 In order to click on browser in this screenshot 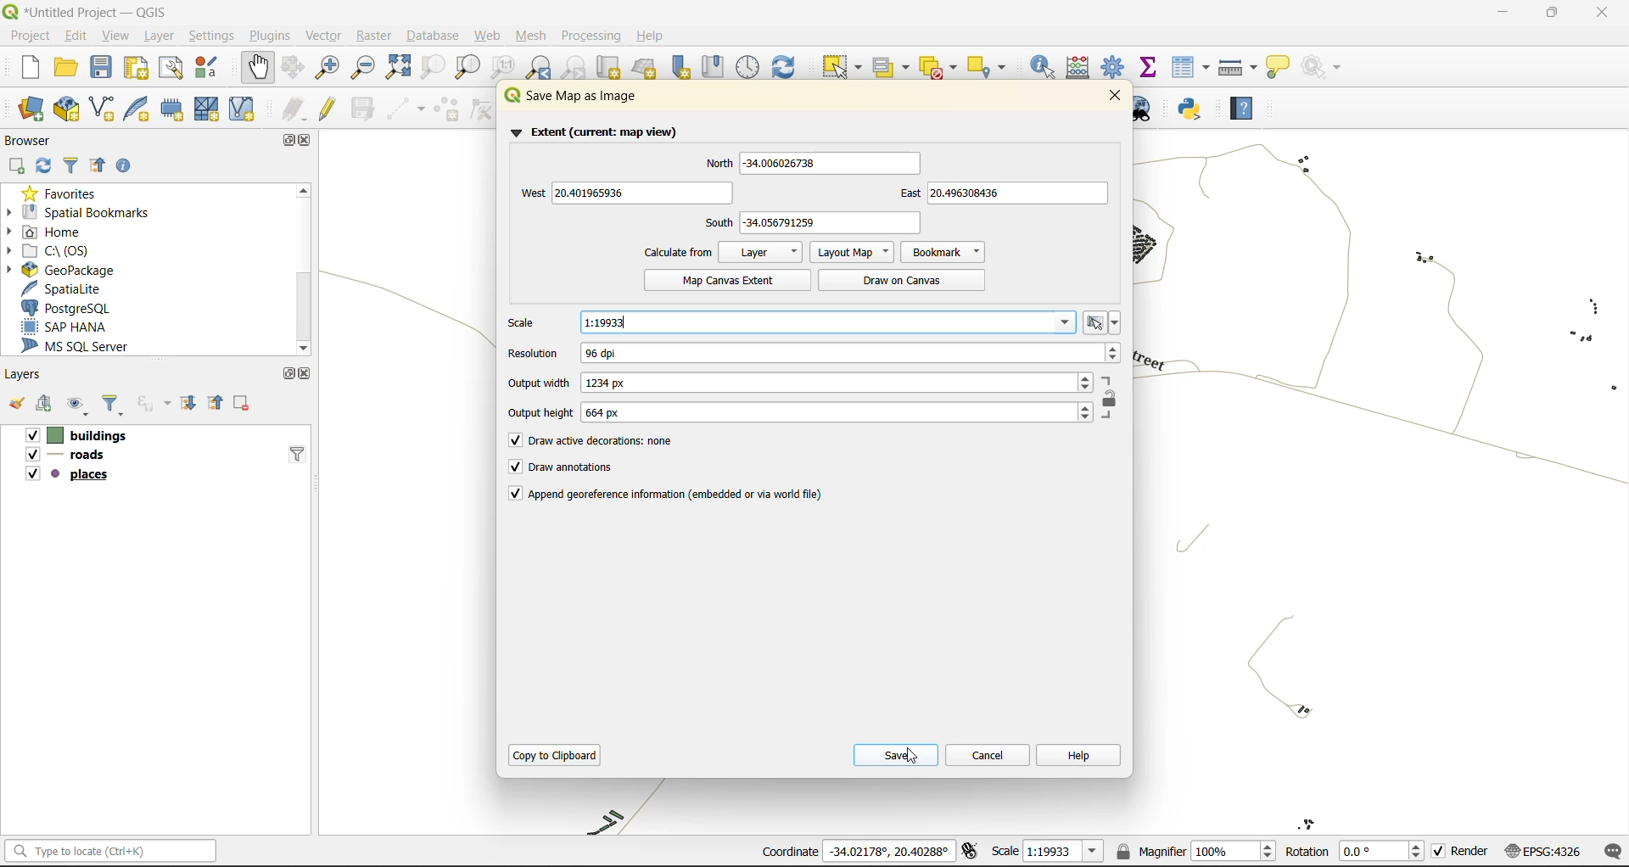, I will do `click(29, 141)`.